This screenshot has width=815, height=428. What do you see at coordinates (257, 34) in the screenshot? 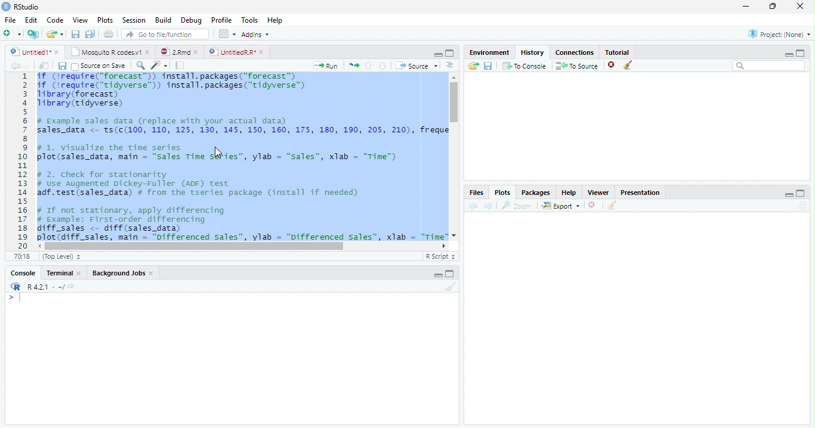
I see `Addins` at bounding box center [257, 34].